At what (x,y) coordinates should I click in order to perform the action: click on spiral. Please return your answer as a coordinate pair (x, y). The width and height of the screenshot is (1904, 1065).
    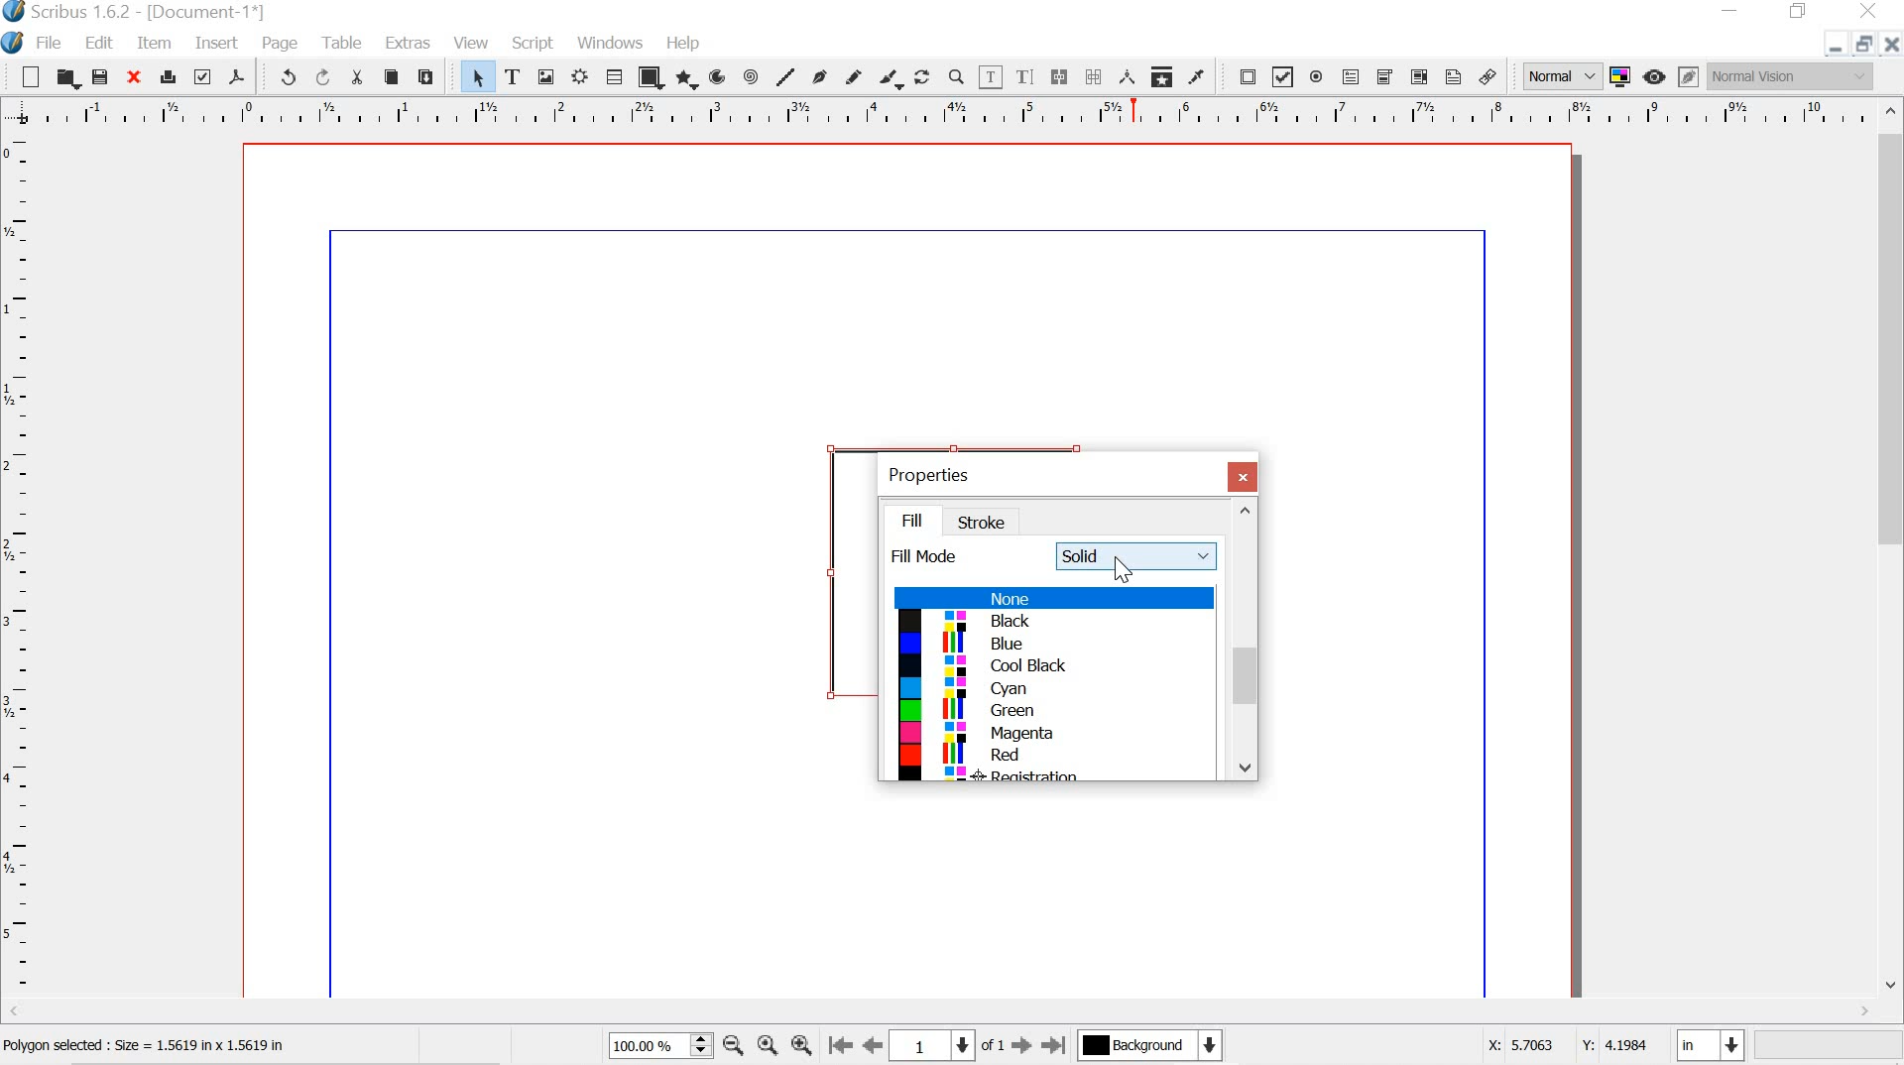
    Looking at the image, I should click on (752, 75).